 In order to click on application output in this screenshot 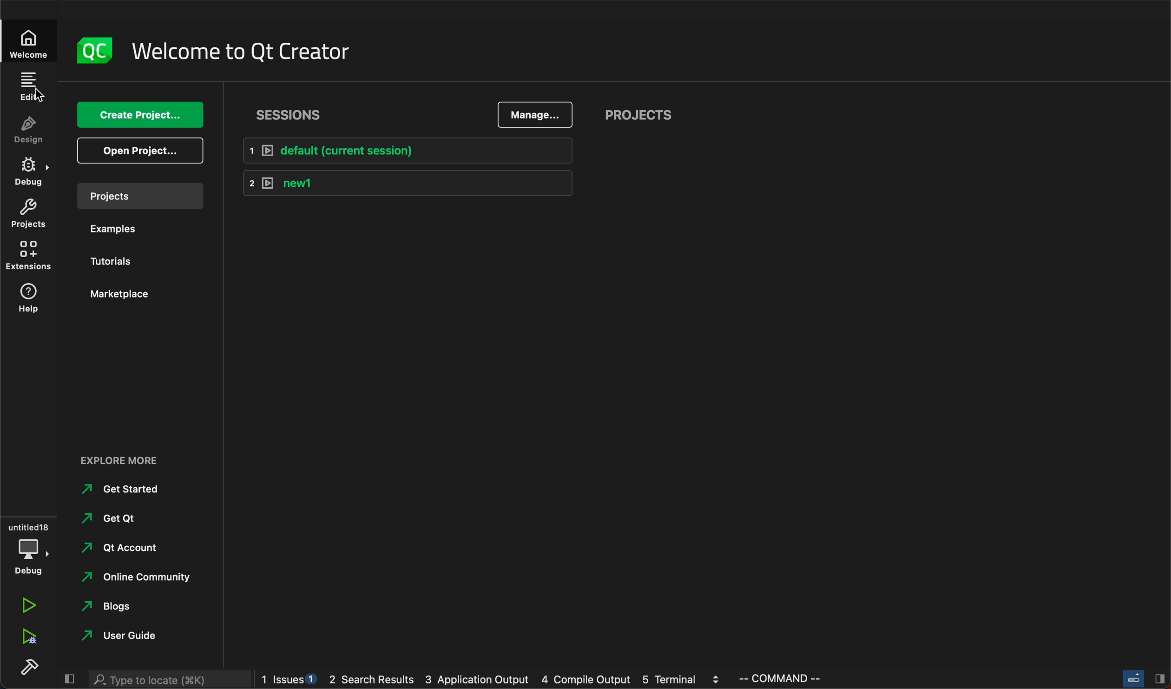, I will do `click(477, 681)`.